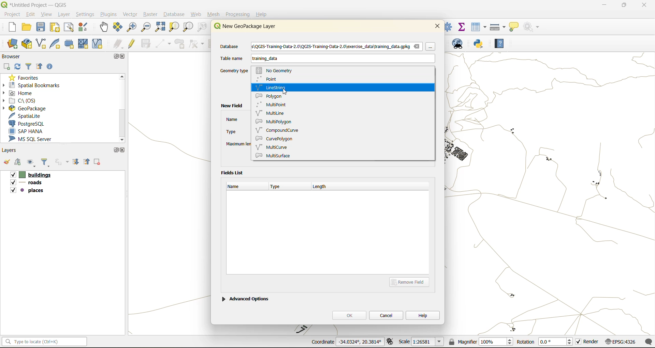 This screenshot has height=348, width=655. What do you see at coordinates (449, 26) in the screenshot?
I see `control panel` at bounding box center [449, 26].